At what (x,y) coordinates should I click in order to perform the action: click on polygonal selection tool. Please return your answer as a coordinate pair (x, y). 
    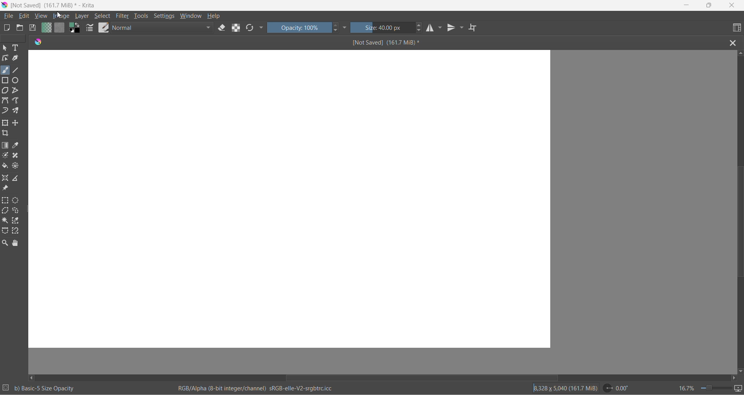
    Looking at the image, I should click on (6, 211).